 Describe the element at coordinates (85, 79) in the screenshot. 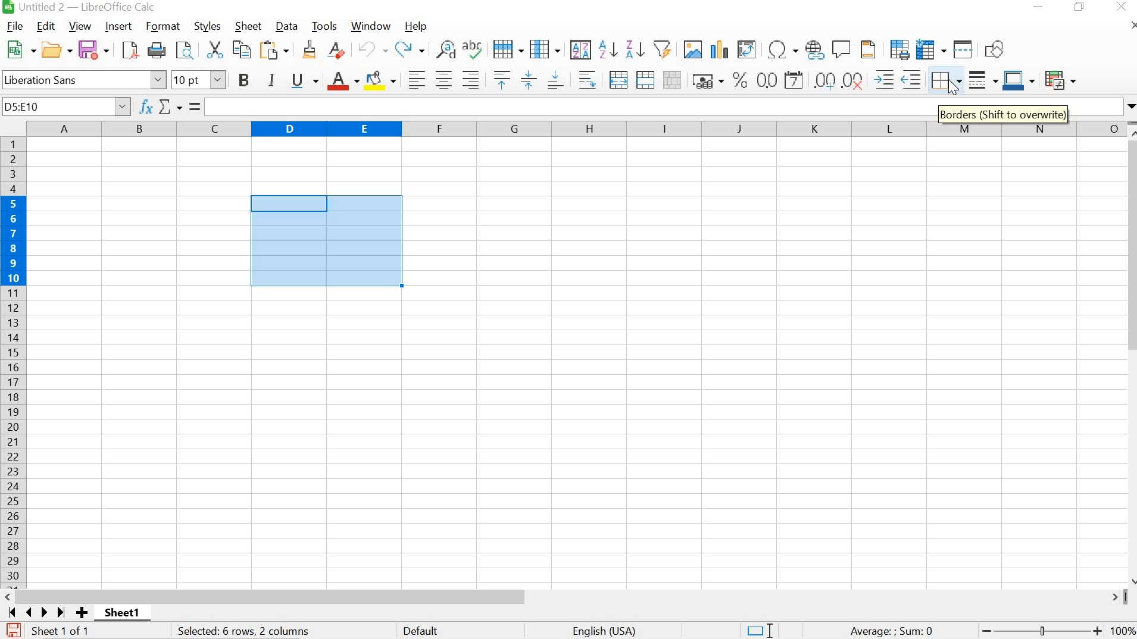

I see `FONT NAME` at that location.